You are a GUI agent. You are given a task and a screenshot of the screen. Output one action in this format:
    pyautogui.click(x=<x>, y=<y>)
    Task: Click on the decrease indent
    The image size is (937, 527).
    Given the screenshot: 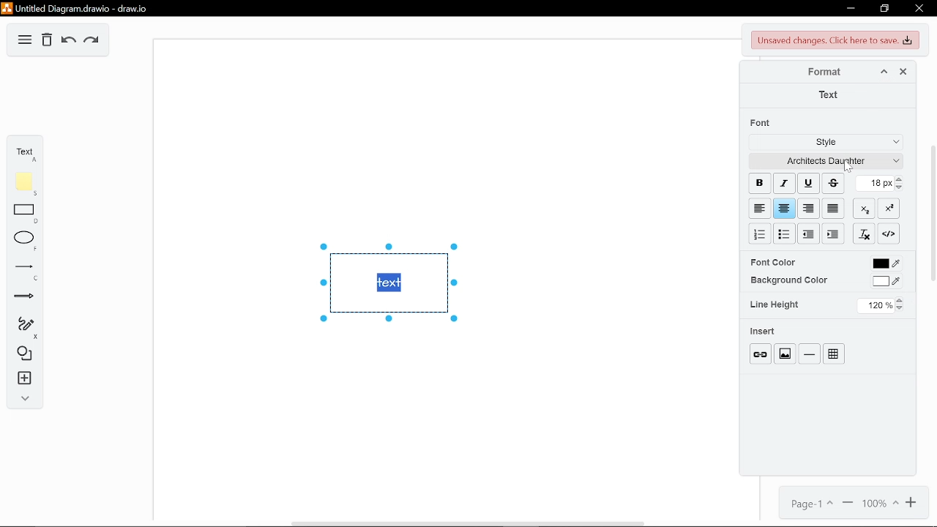 What is the action you would take?
    pyautogui.click(x=833, y=234)
    